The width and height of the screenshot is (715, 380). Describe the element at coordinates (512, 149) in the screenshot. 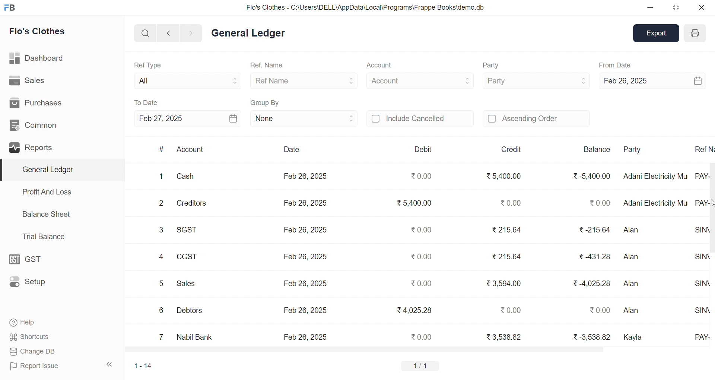

I see `Credit` at that location.